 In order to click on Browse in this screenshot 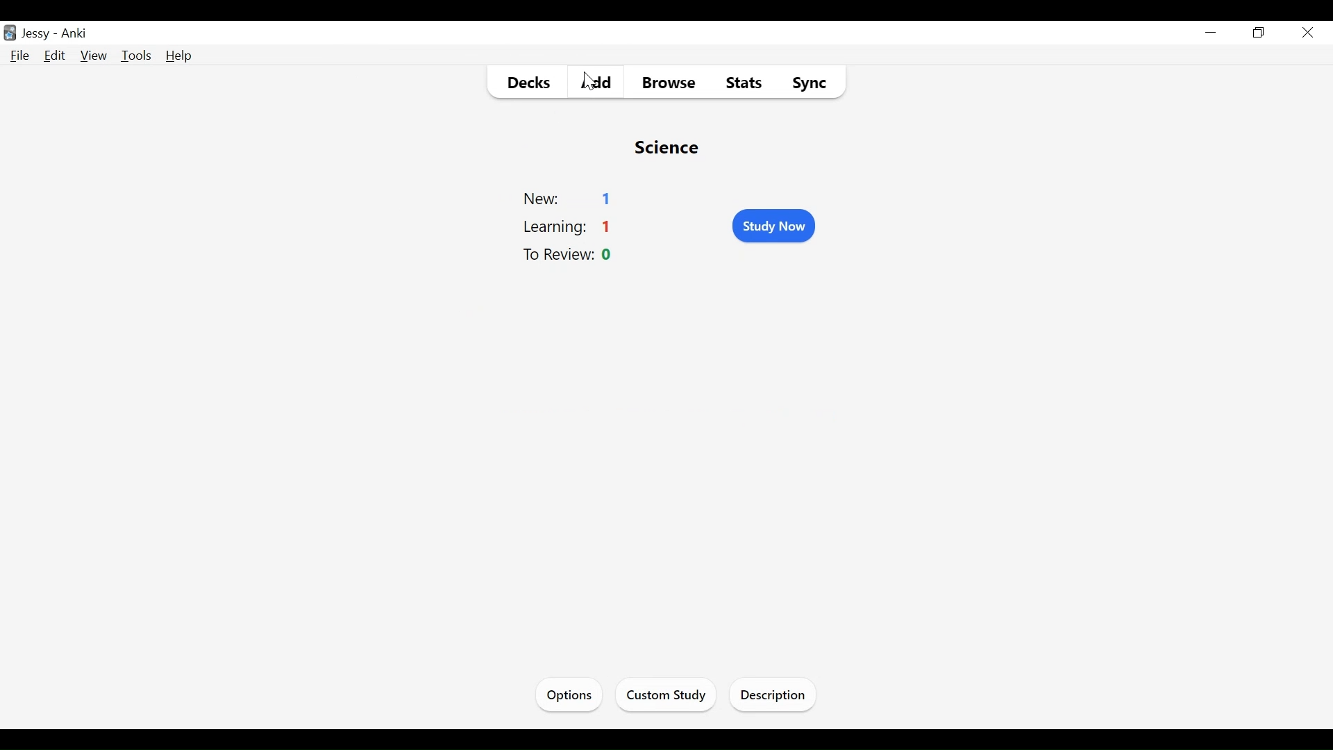, I will do `click(671, 83)`.